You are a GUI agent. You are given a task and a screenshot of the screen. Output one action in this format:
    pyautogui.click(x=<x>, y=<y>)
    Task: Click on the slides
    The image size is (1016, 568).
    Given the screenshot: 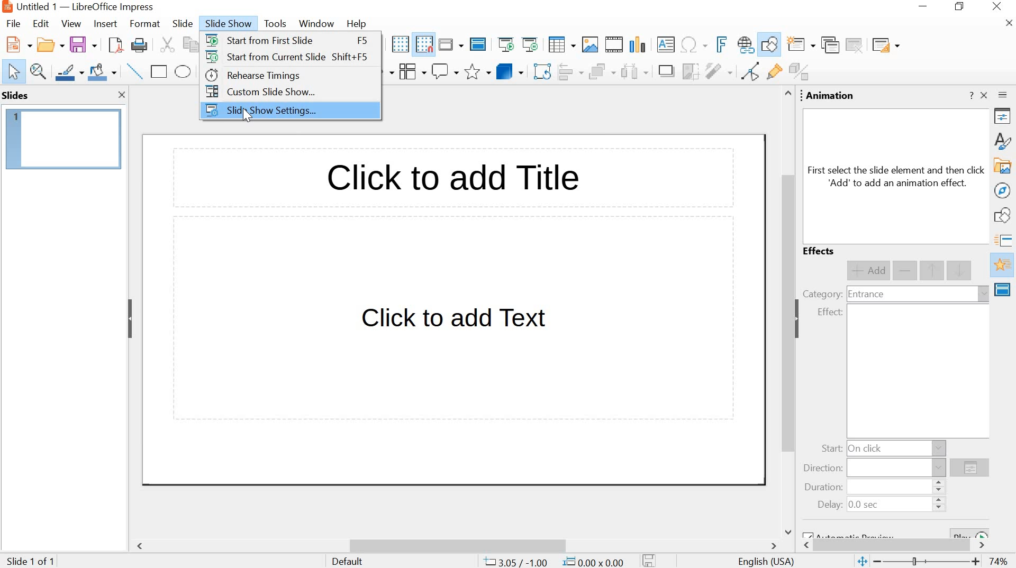 What is the action you would take?
    pyautogui.click(x=17, y=95)
    